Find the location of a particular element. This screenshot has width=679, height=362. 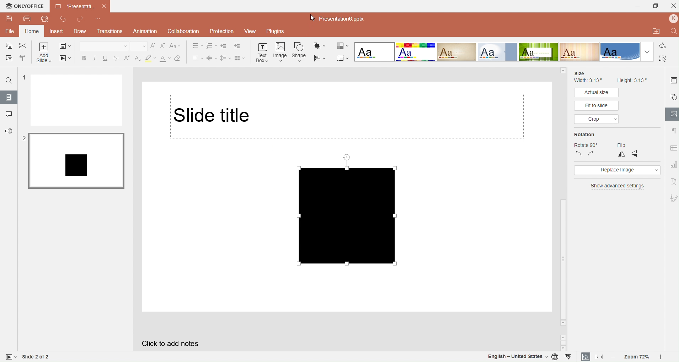

Paragraph setting is located at coordinates (673, 131).